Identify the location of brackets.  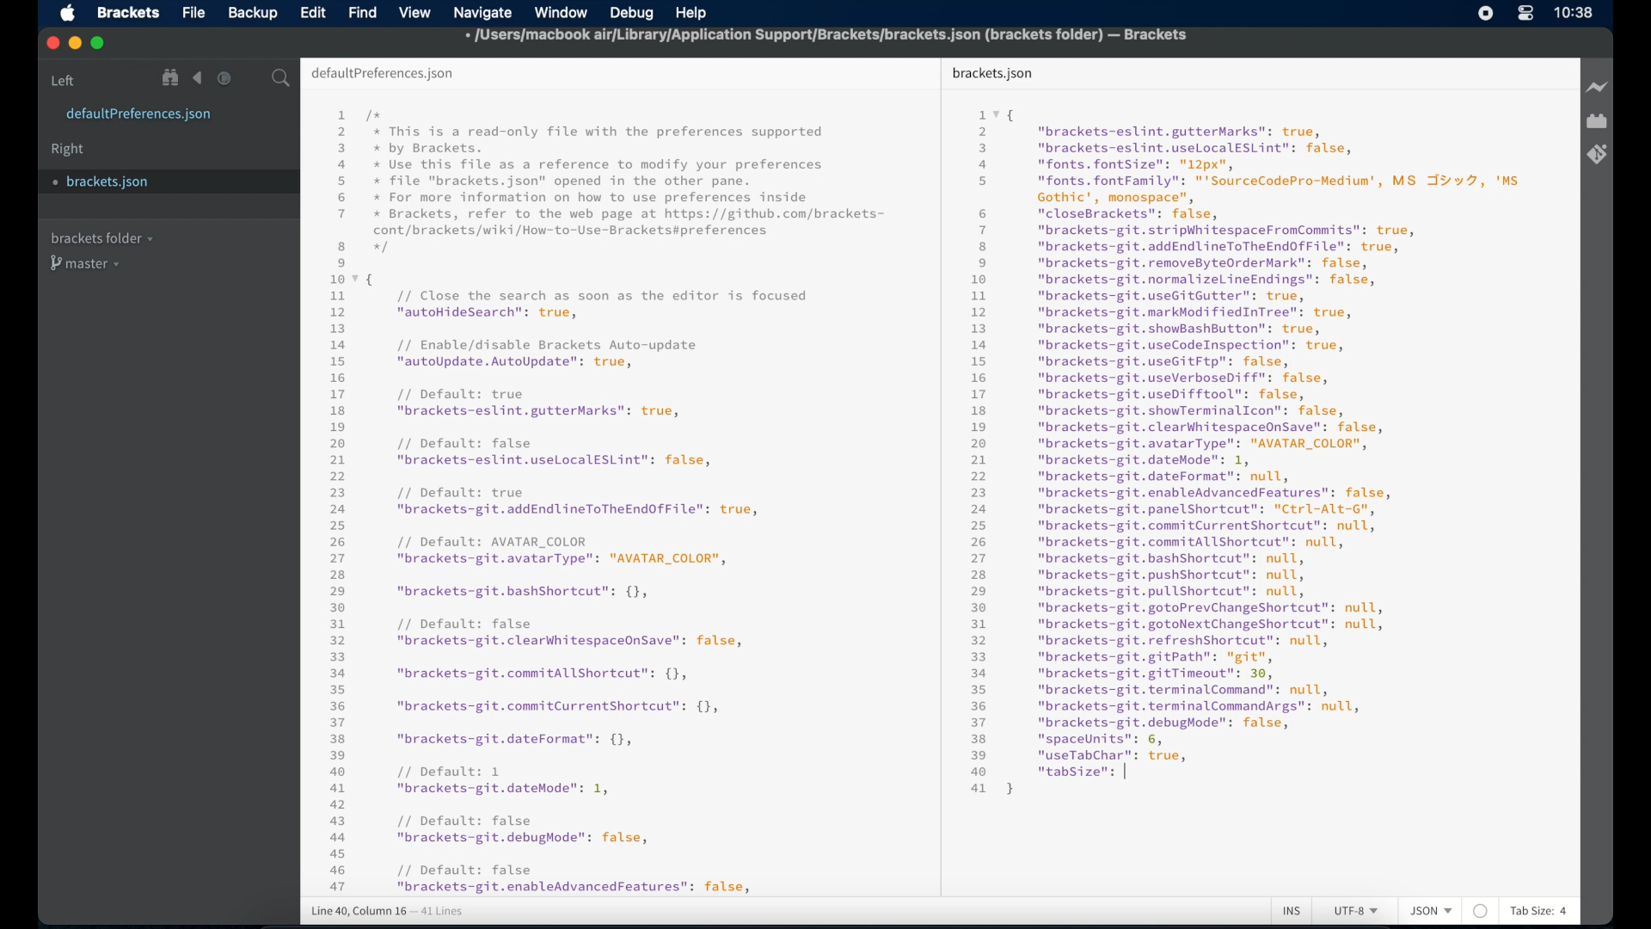
(129, 13).